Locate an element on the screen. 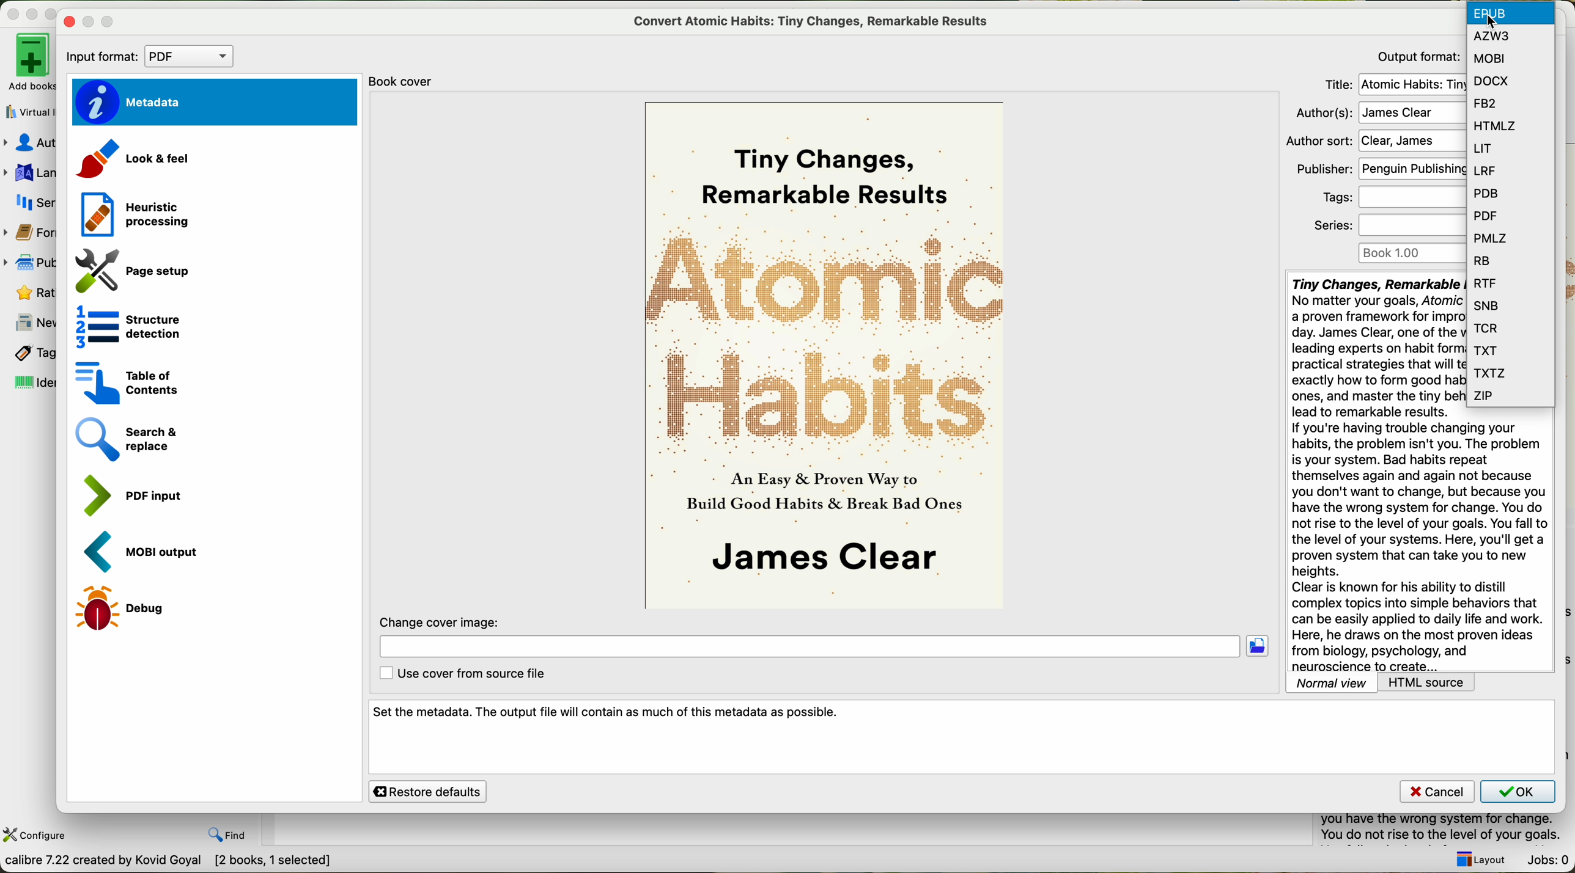 This screenshot has height=873, width=1575. PDF input is located at coordinates (130, 493).